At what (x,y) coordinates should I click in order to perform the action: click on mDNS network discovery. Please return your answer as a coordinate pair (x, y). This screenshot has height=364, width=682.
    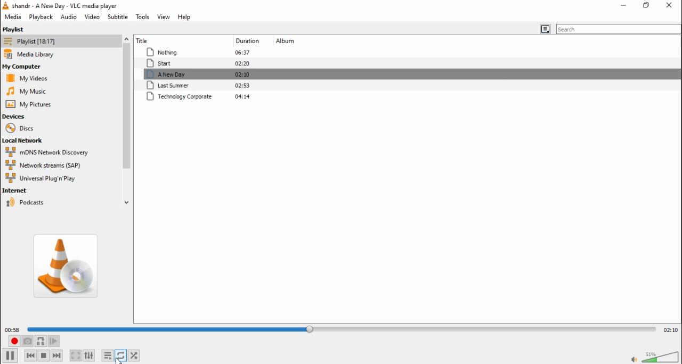
    Looking at the image, I should click on (52, 152).